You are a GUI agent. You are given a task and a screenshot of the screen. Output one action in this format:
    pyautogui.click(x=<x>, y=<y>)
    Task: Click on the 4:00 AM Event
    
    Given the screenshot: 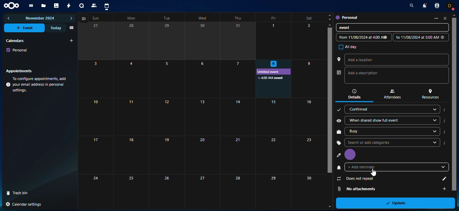 What is the action you would take?
    pyautogui.click(x=272, y=78)
    